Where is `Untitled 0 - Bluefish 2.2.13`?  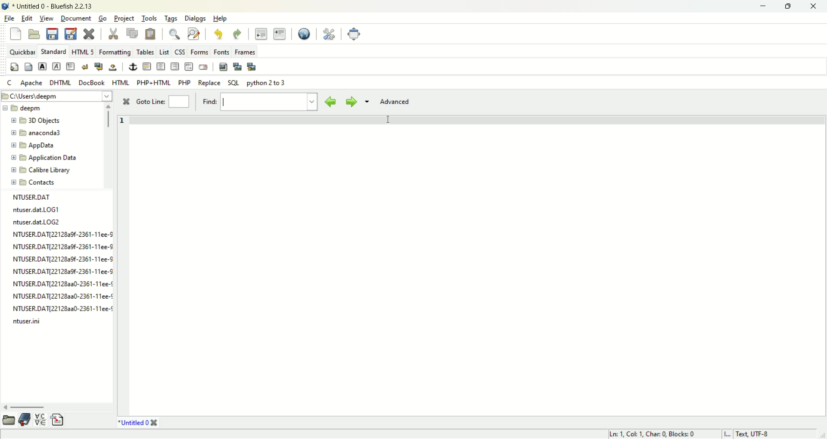
Untitled 0 - Bluefish 2.2.13 is located at coordinates (53, 7).